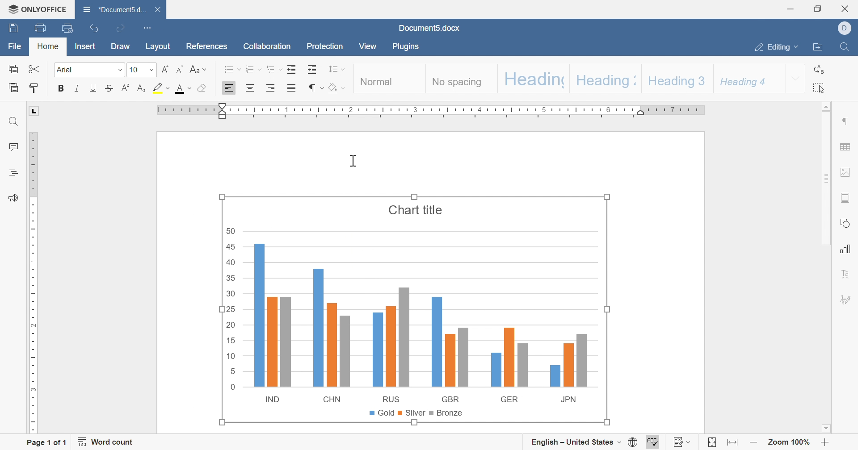 The height and width of the screenshot is (450, 858). I want to click on multilevel list, so click(273, 69).